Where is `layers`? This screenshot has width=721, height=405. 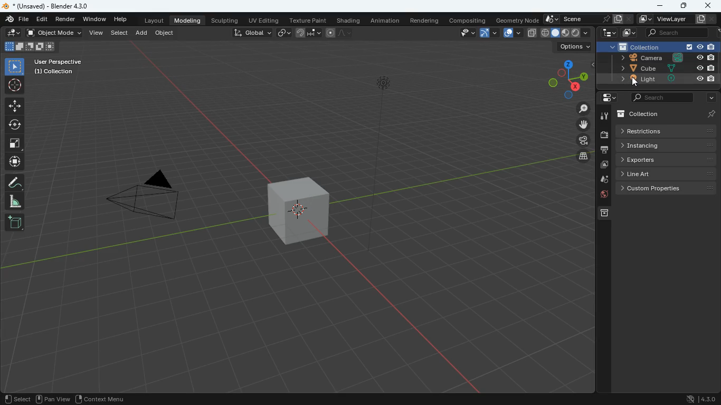 layers is located at coordinates (584, 157).